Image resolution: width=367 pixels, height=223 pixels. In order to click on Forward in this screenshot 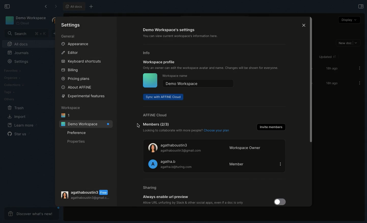, I will do `click(55, 6)`.